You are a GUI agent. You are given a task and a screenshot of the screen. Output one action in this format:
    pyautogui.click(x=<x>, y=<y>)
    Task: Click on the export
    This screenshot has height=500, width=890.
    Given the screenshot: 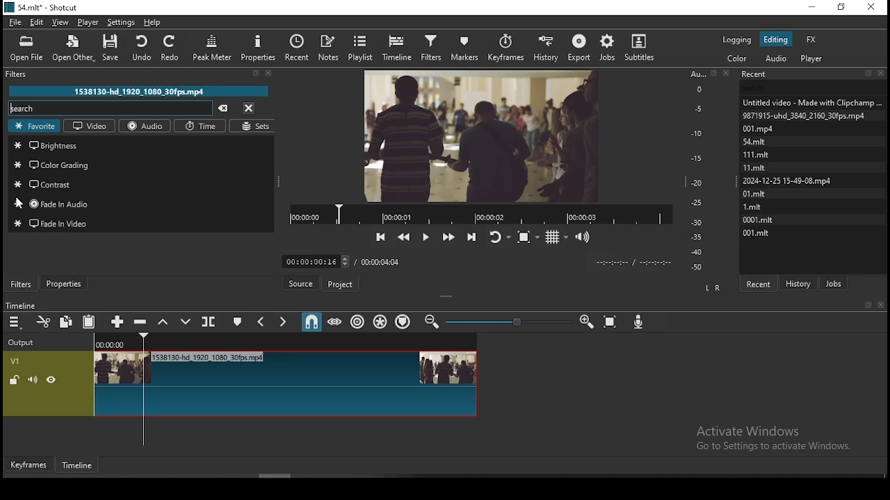 What is the action you would take?
    pyautogui.click(x=578, y=48)
    